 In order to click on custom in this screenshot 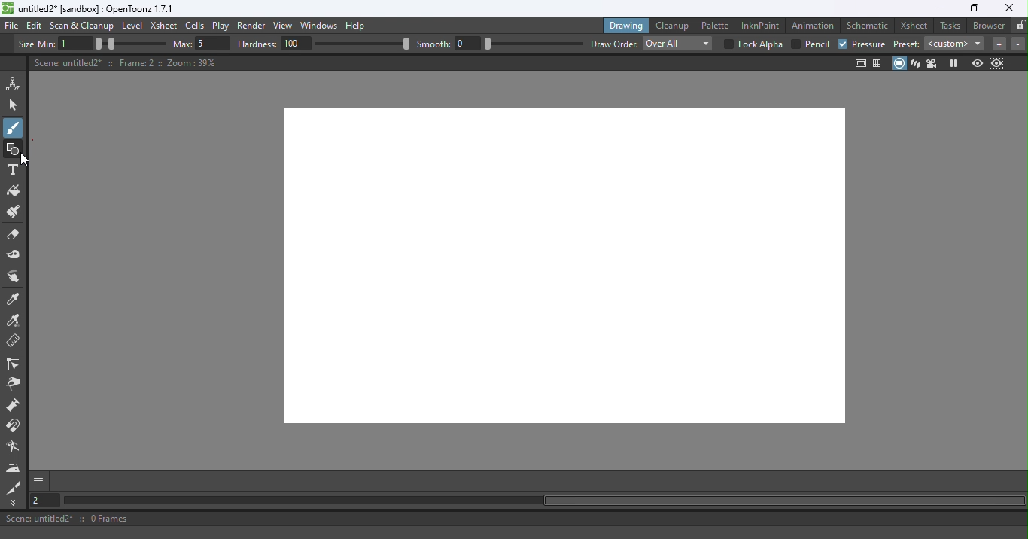, I will do `click(956, 44)`.